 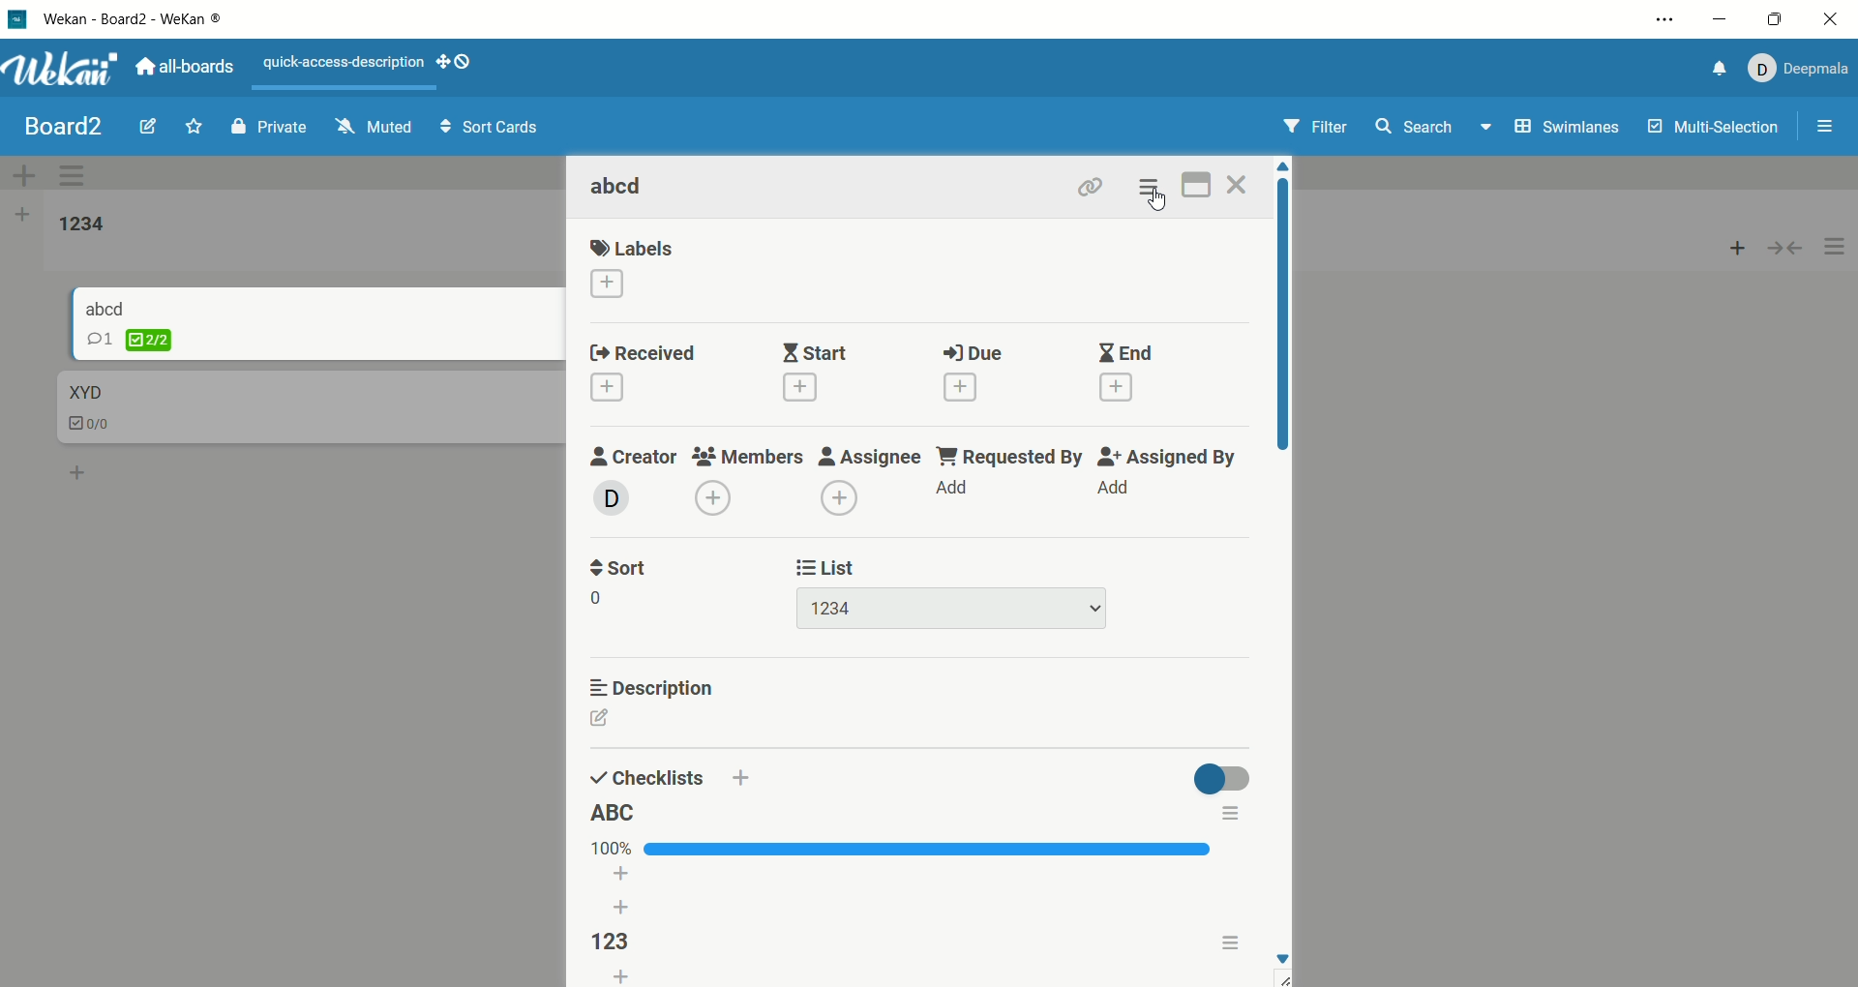 What do you see at coordinates (1729, 249) in the screenshot?
I see `add` at bounding box center [1729, 249].